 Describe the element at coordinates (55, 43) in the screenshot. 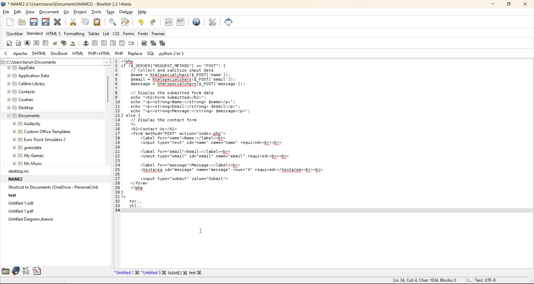

I see `break ` at that location.